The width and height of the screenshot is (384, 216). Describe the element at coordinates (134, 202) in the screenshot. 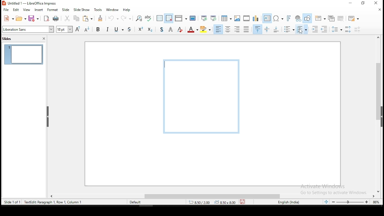

I see `default` at that location.